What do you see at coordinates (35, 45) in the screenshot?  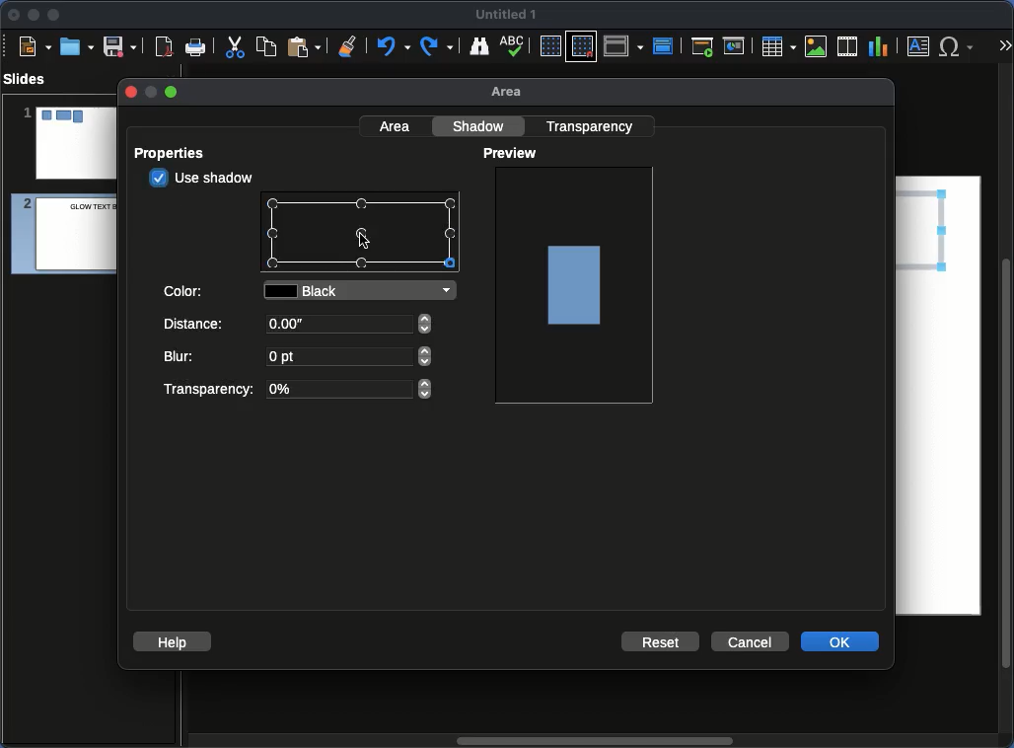 I see `New` at bounding box center [35, 45].